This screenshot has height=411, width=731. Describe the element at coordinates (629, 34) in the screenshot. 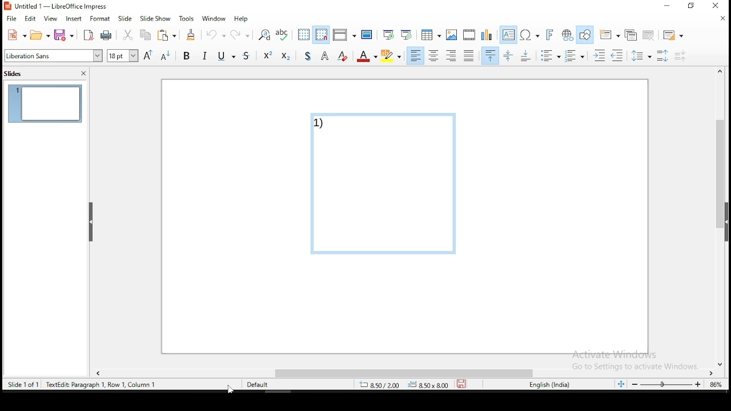

I see `duplicate slide` at that location.